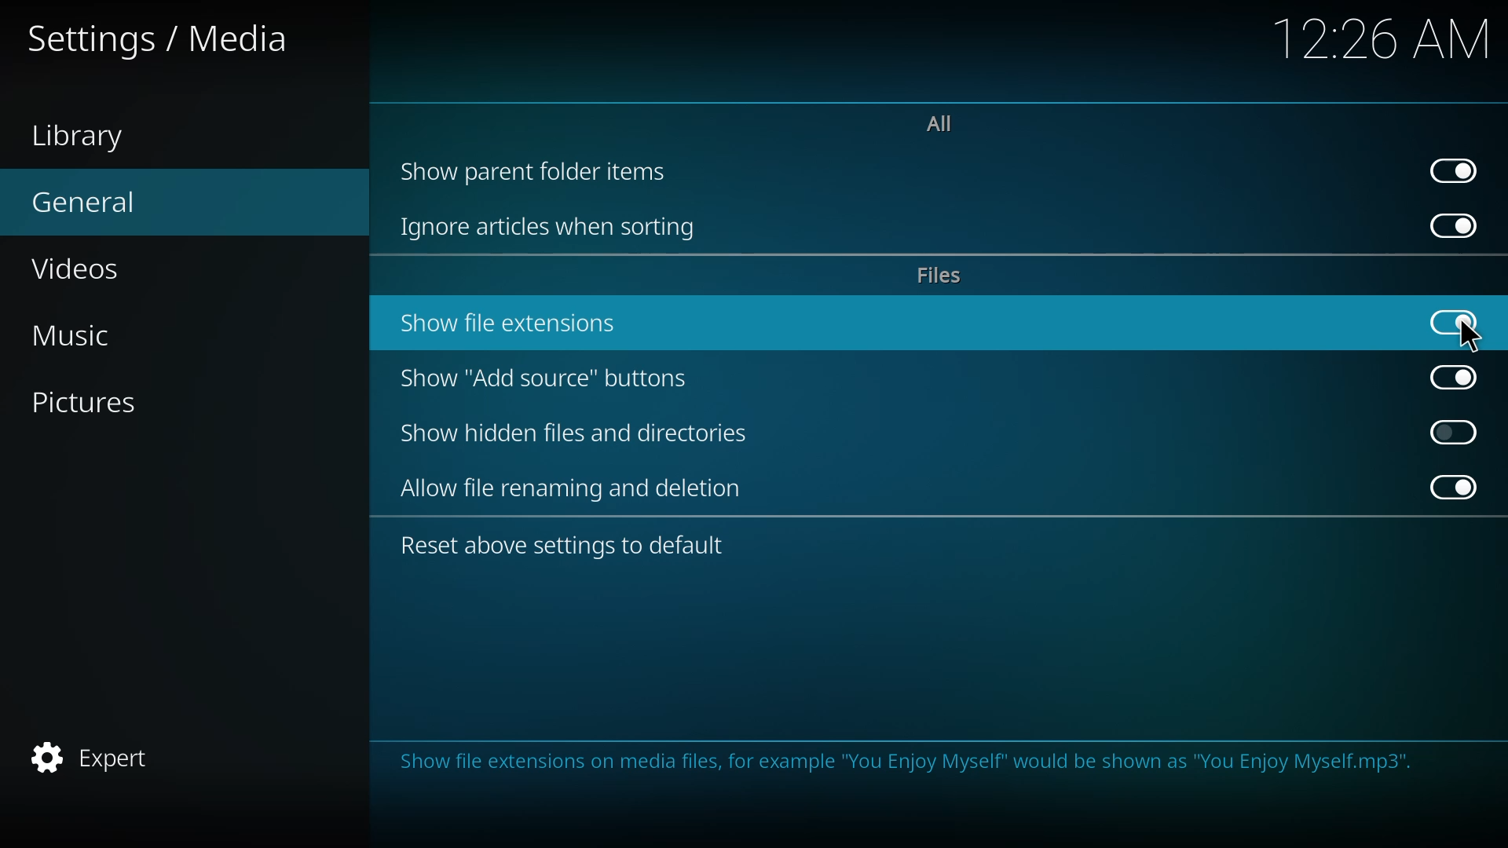 The height and width of the screenshot is (848, 1508). Describe the element at coordinates (167, 41) in the screenshot. I see `settings media` at that location.